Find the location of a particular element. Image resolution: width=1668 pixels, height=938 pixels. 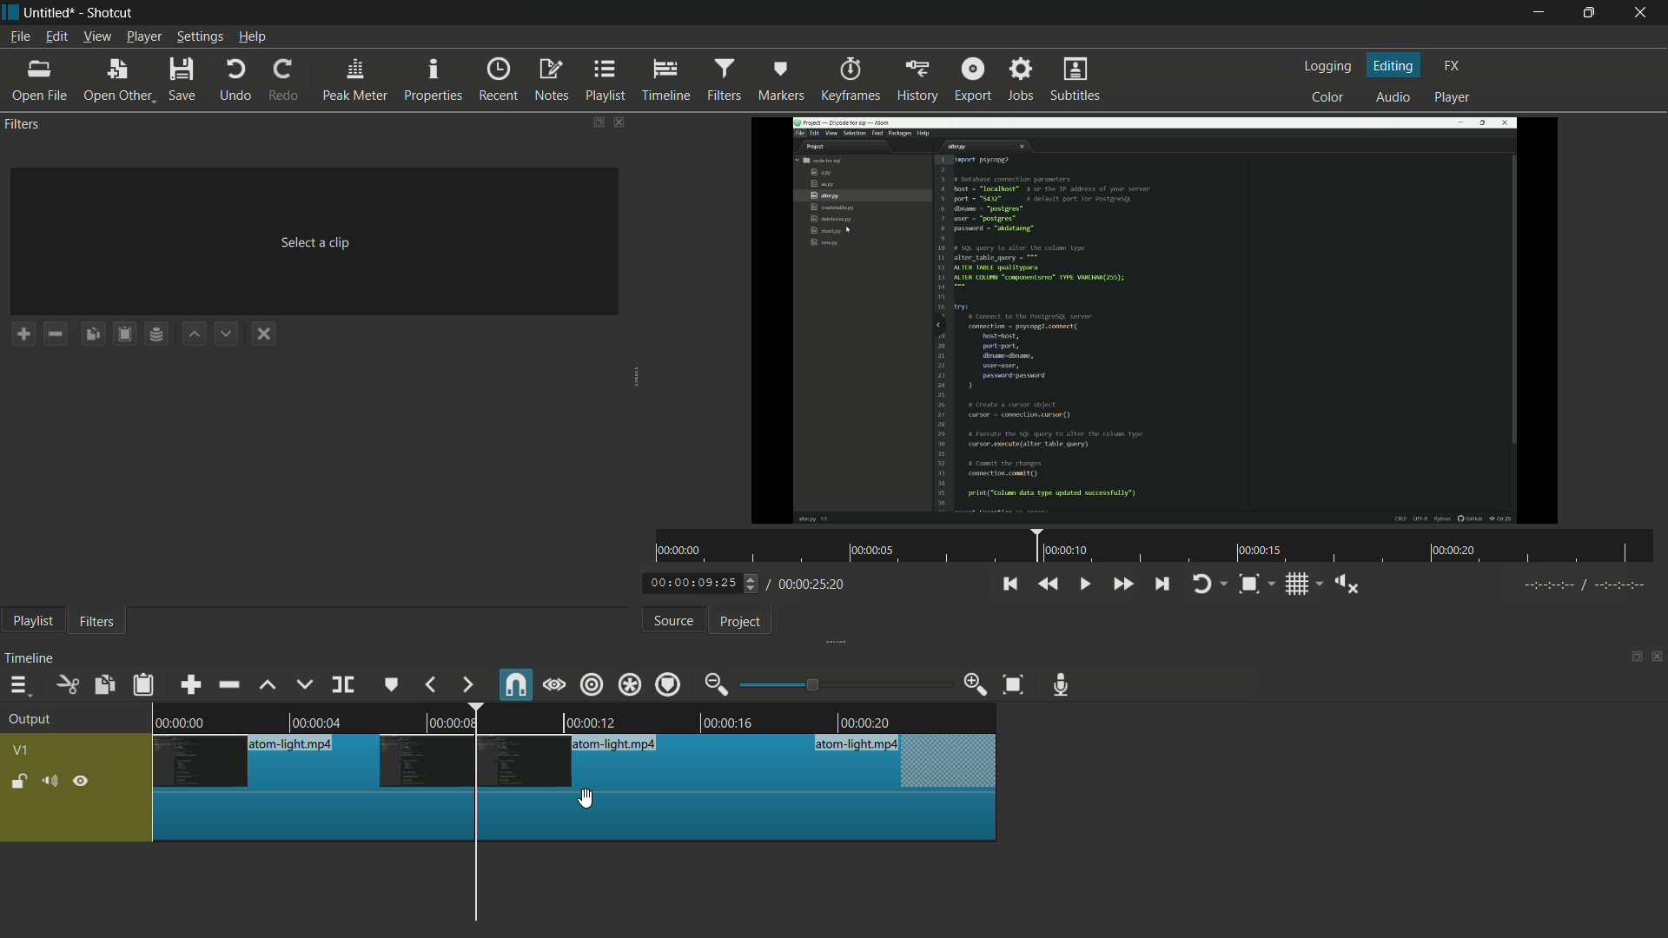

player is located at coordinates (1455, 100).